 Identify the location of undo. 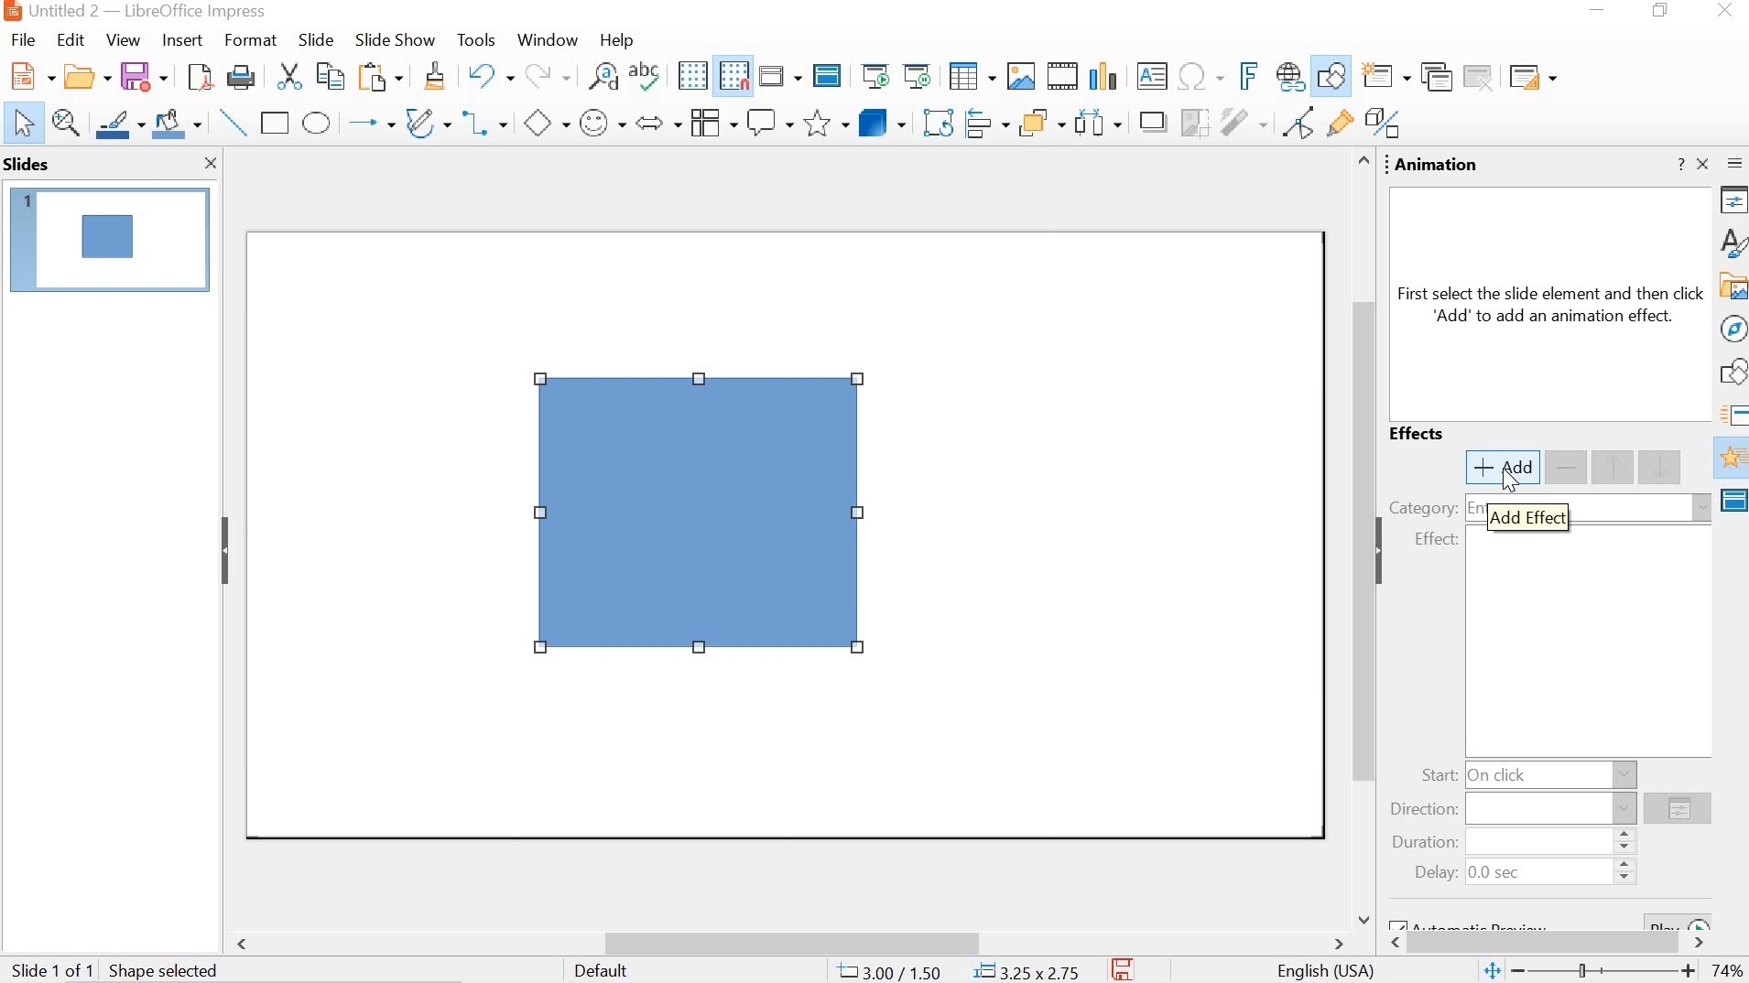
(492, 75).